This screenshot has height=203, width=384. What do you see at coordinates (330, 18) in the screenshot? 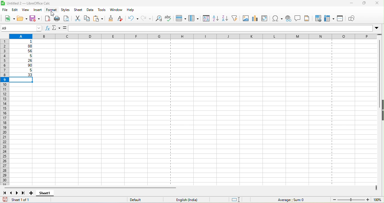
I see `freeze rows and column` at bounding box center [330, 18].